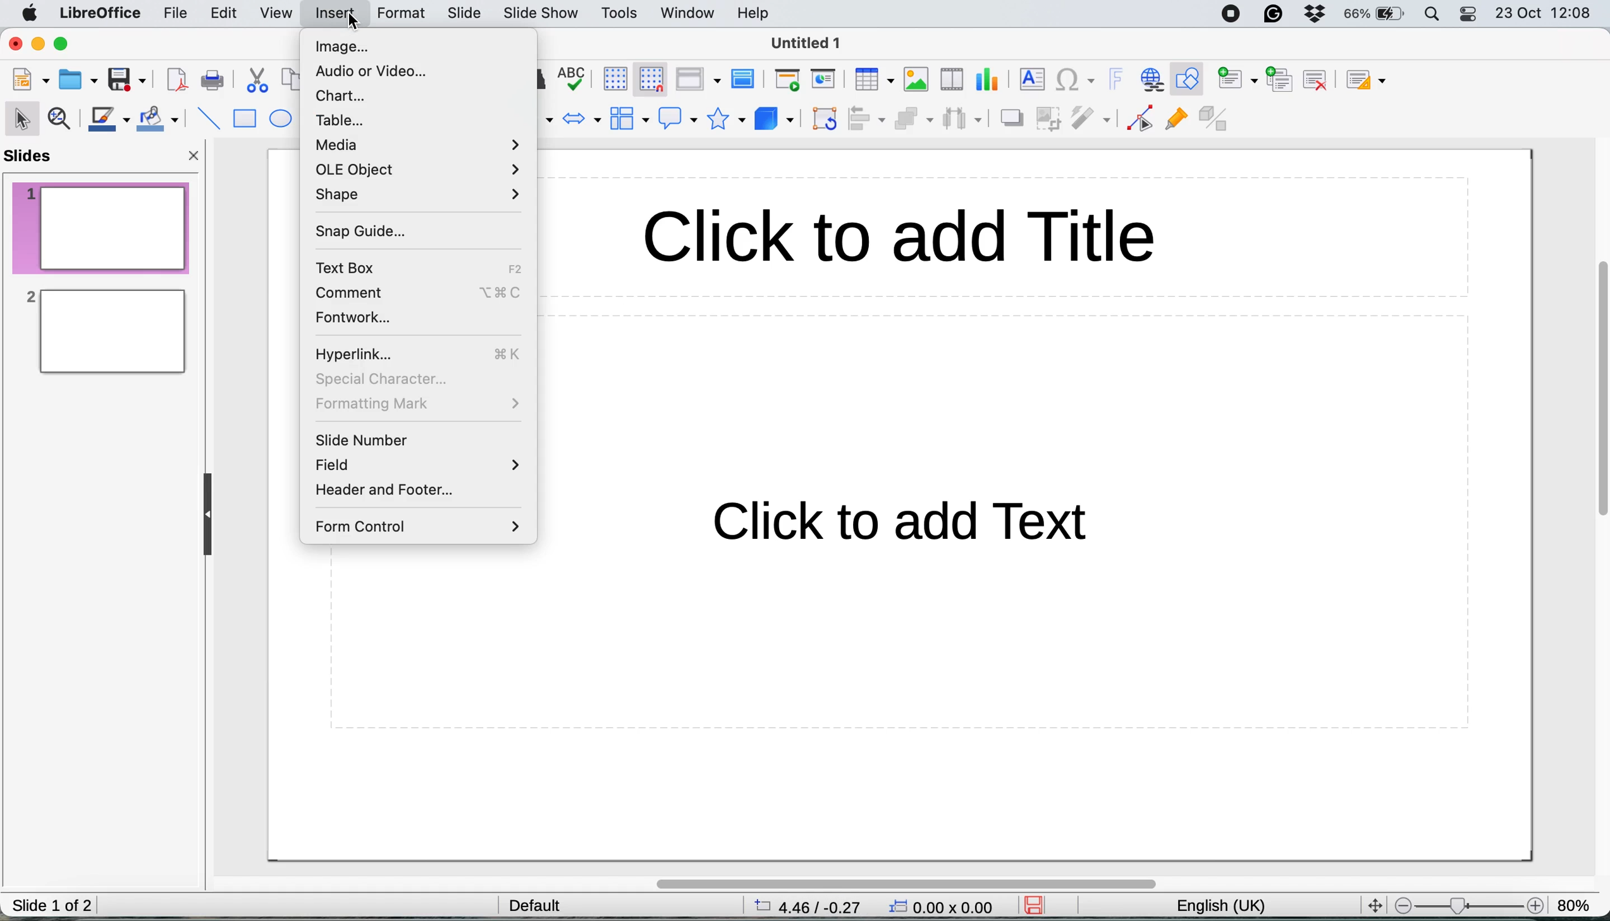  Describe the element at coordinates (1116, 80) in the screenshot. I see `insert fontwork text` at that location.